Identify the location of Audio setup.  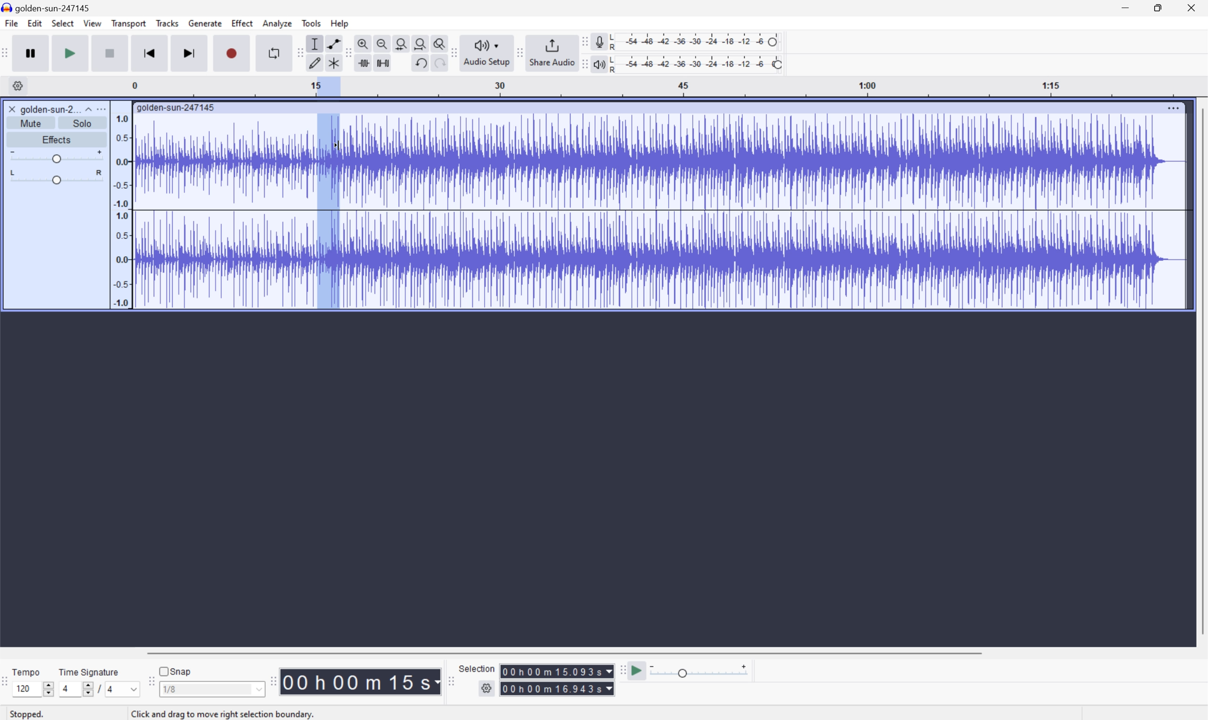
(488, 52).